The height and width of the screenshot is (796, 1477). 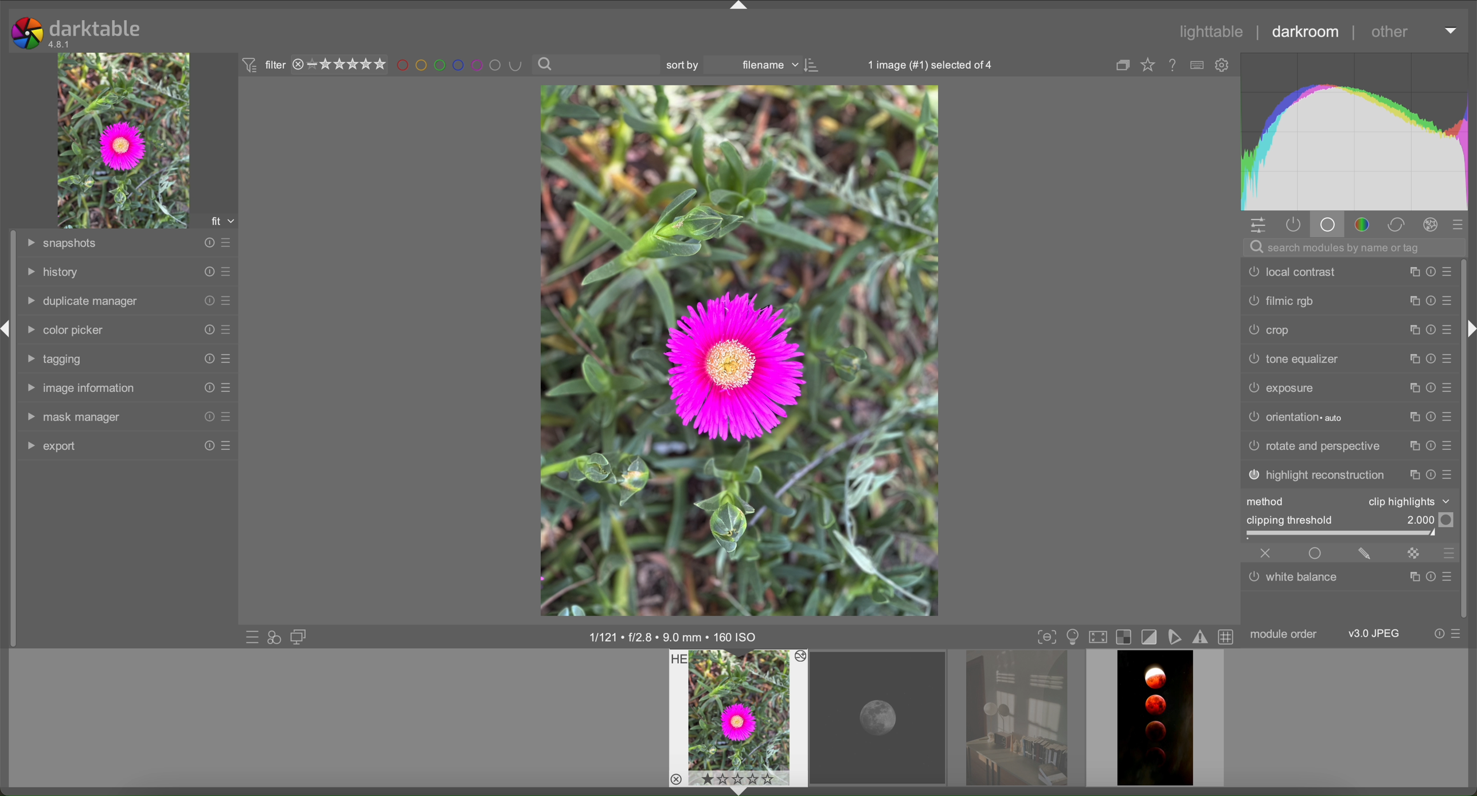 What do you see at coordinates (1365, 552) in the screenshot?
I see `edit` at bounding box center [1365, 552].